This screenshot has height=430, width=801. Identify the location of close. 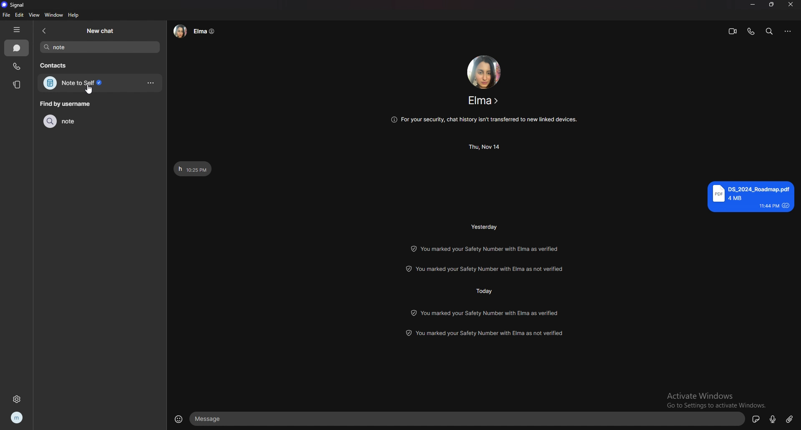
(791, 4).